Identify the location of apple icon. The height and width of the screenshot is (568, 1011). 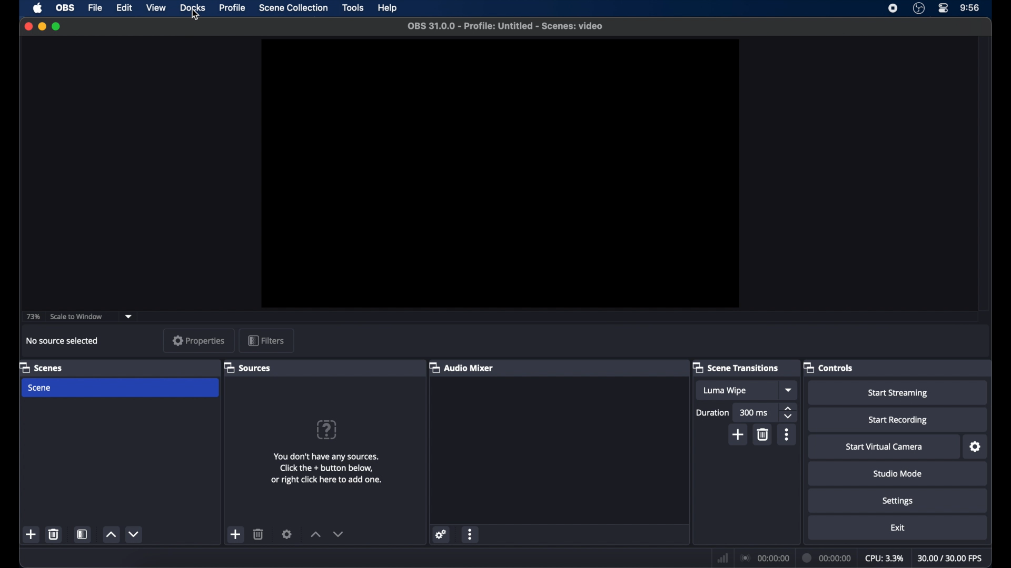
(38, 8).